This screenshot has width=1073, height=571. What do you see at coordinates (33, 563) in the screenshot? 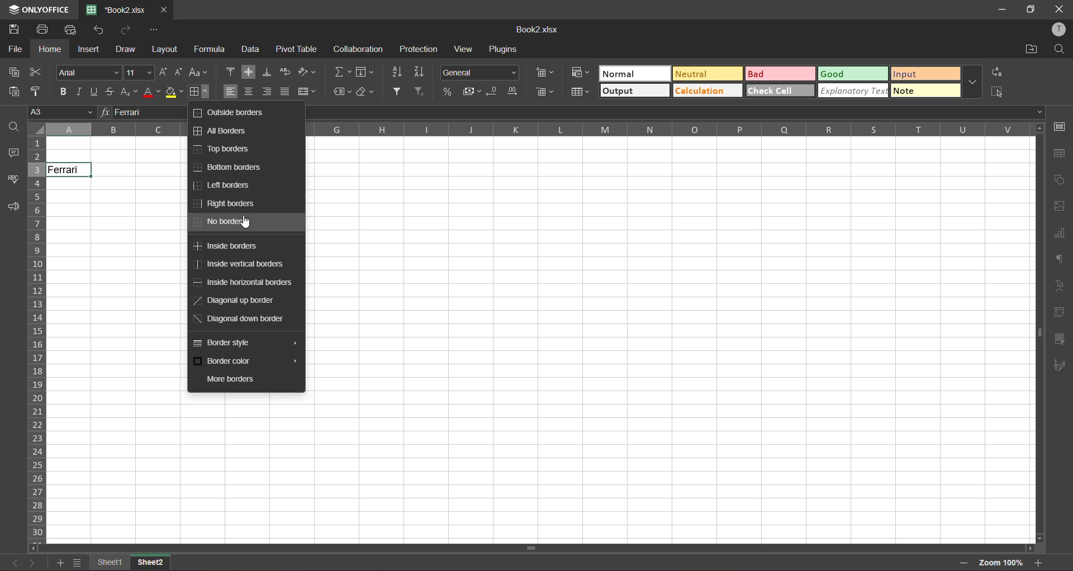
I see `next` at bounding box center [33, 563].